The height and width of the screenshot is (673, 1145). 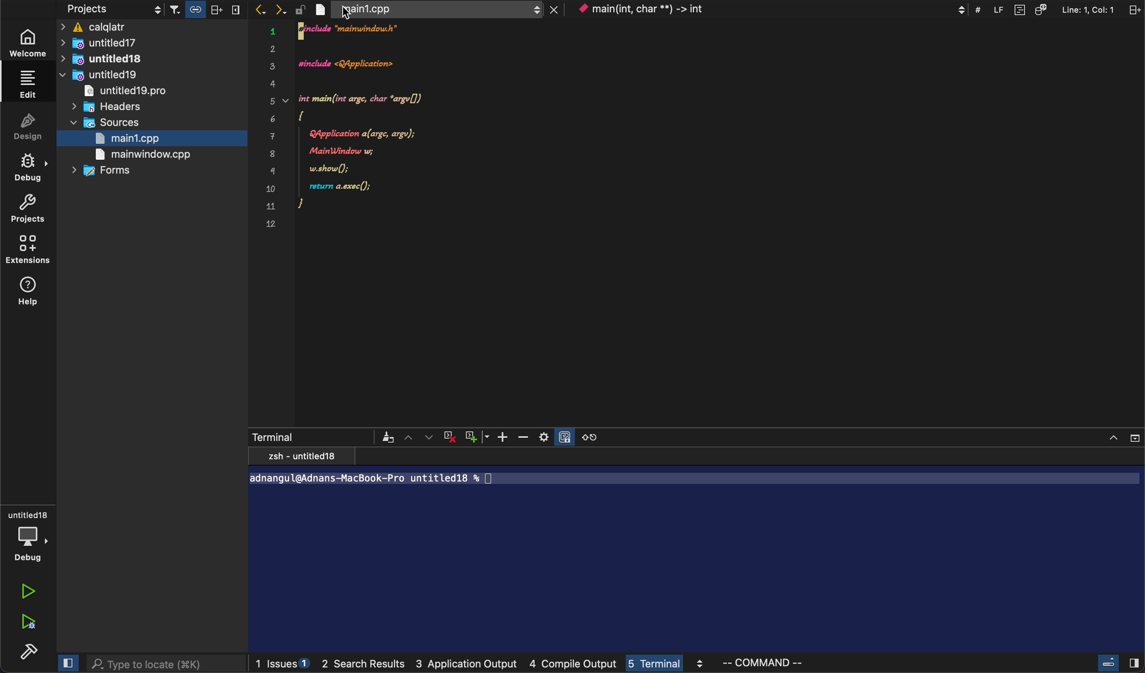 I want to click on projects, so click(x=27, y=209).